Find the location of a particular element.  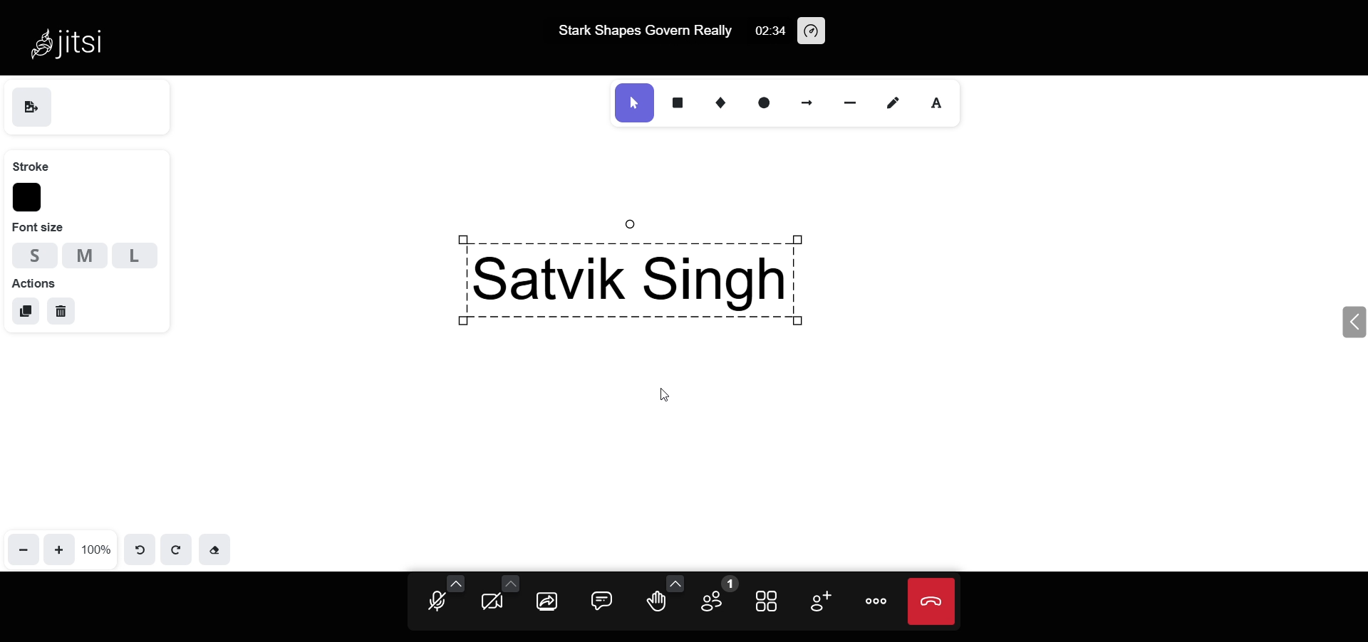

medium is located at coordinates (85, 255).